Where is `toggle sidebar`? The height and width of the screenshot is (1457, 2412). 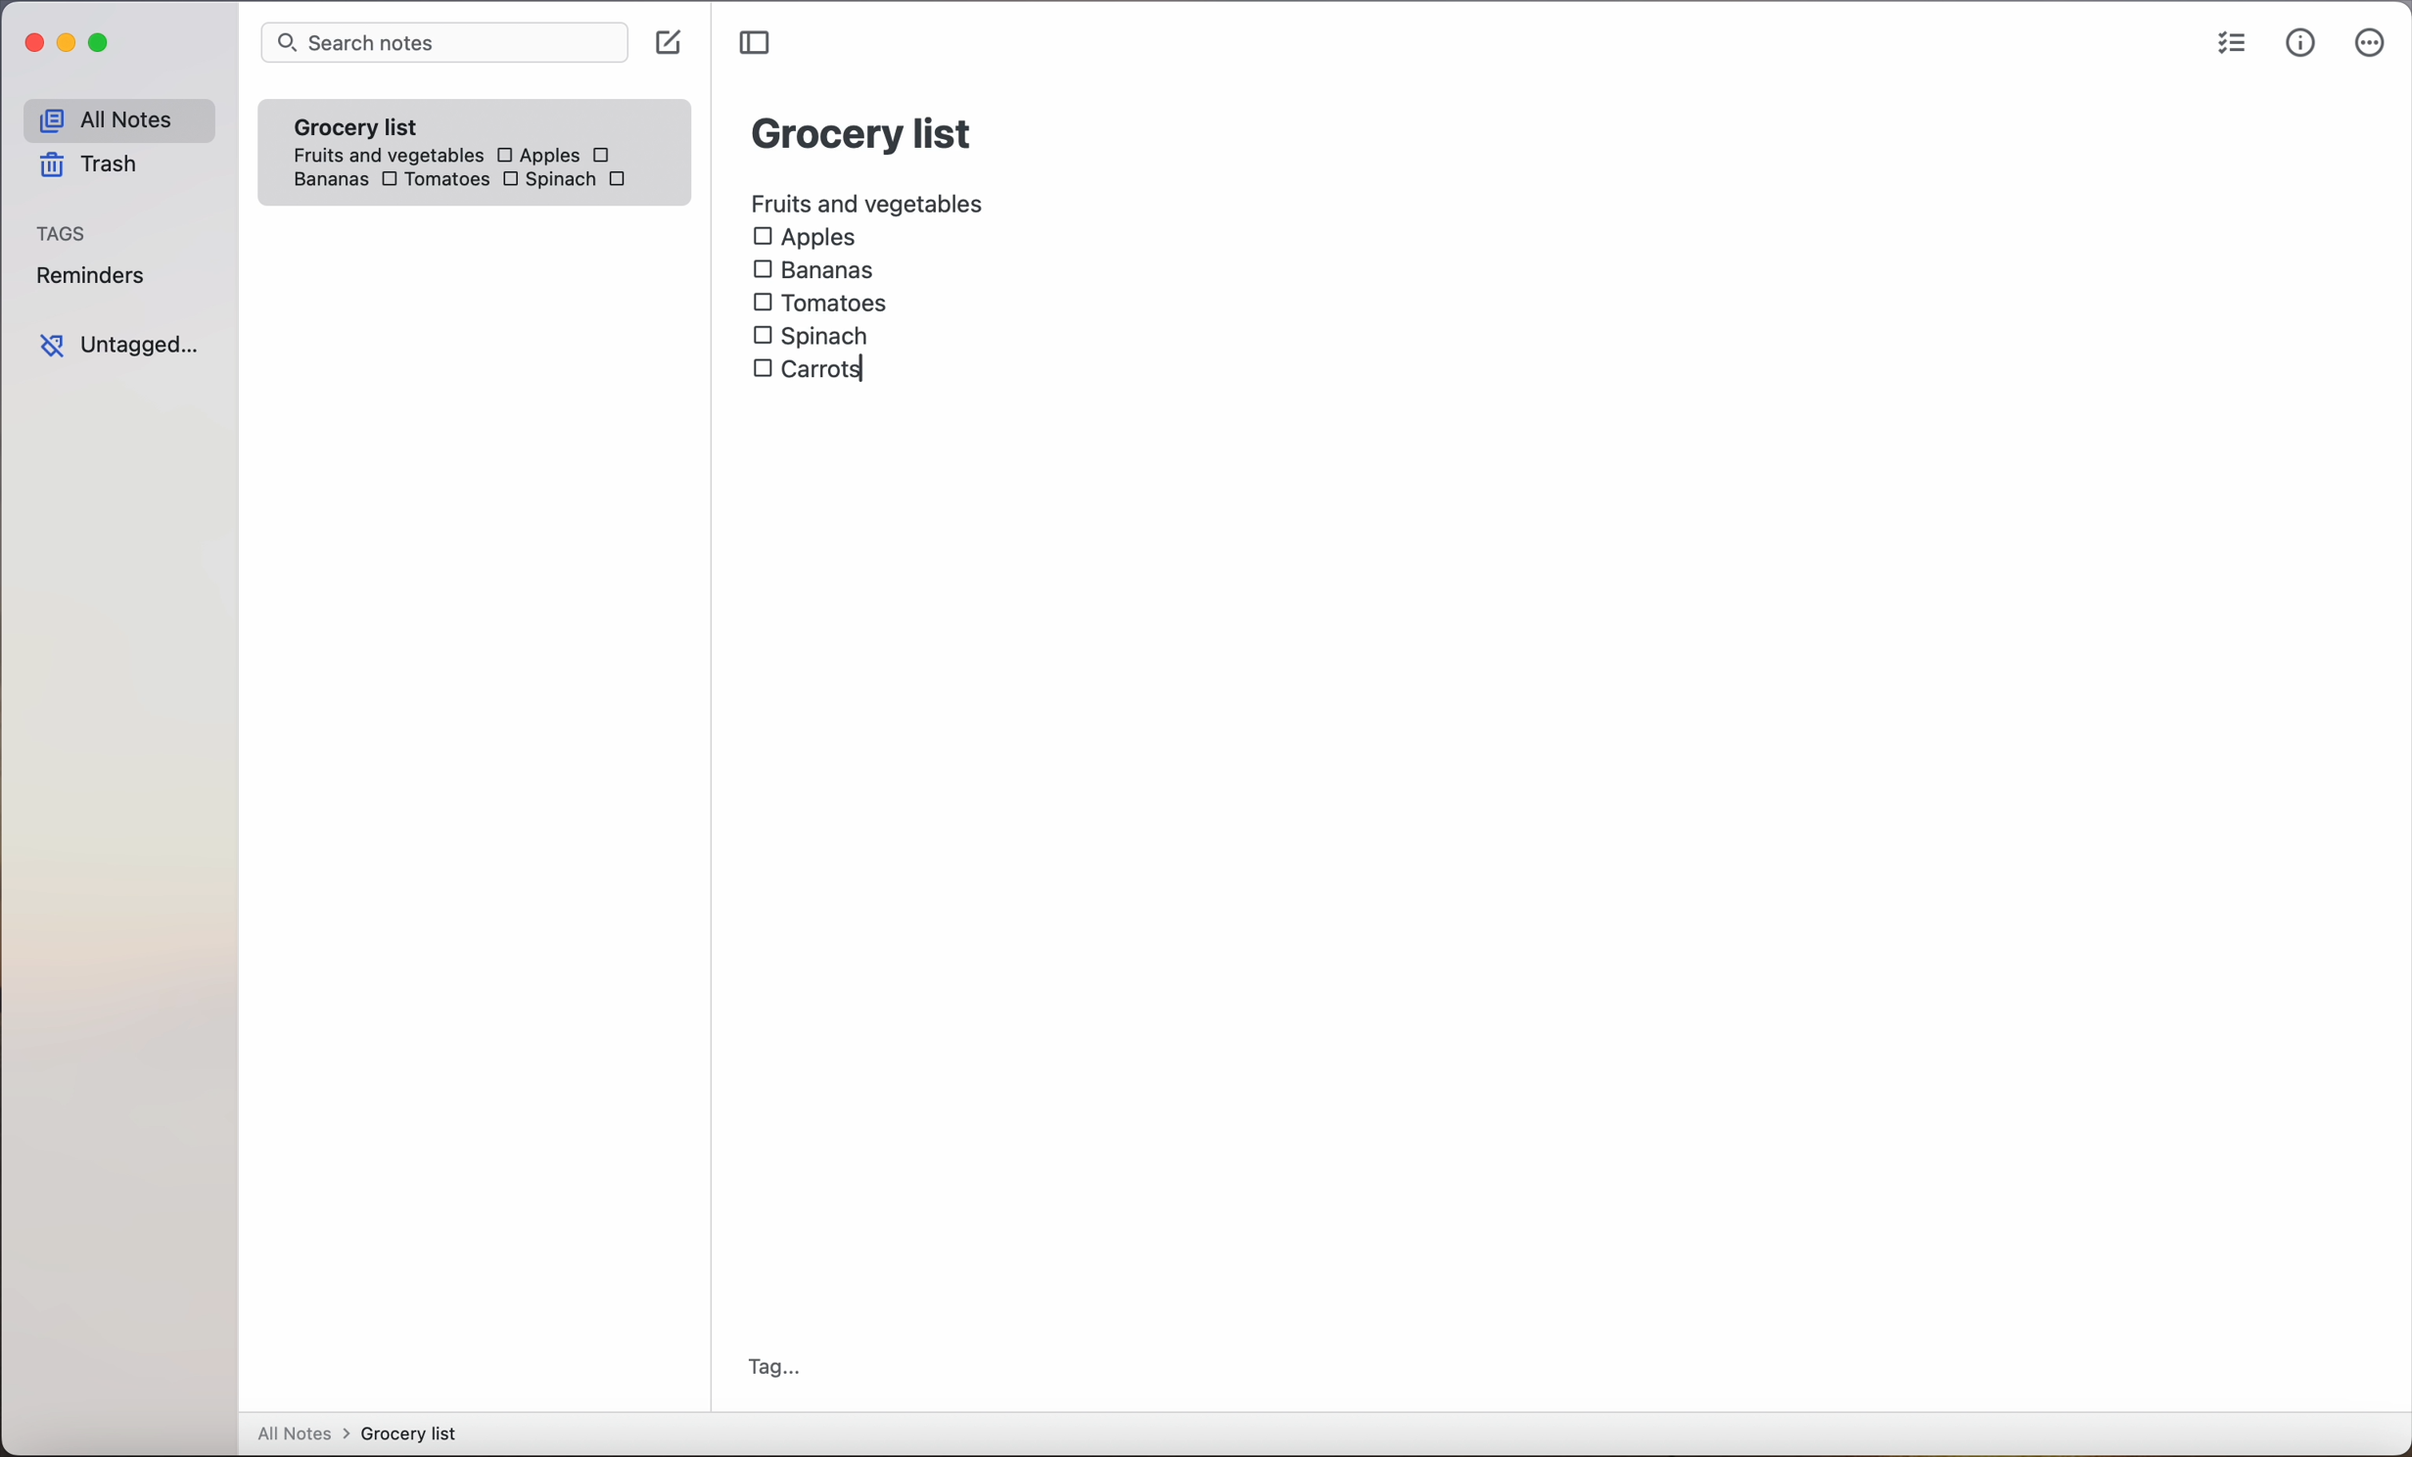 toggle sidebar is located at coordinates (758, 43).